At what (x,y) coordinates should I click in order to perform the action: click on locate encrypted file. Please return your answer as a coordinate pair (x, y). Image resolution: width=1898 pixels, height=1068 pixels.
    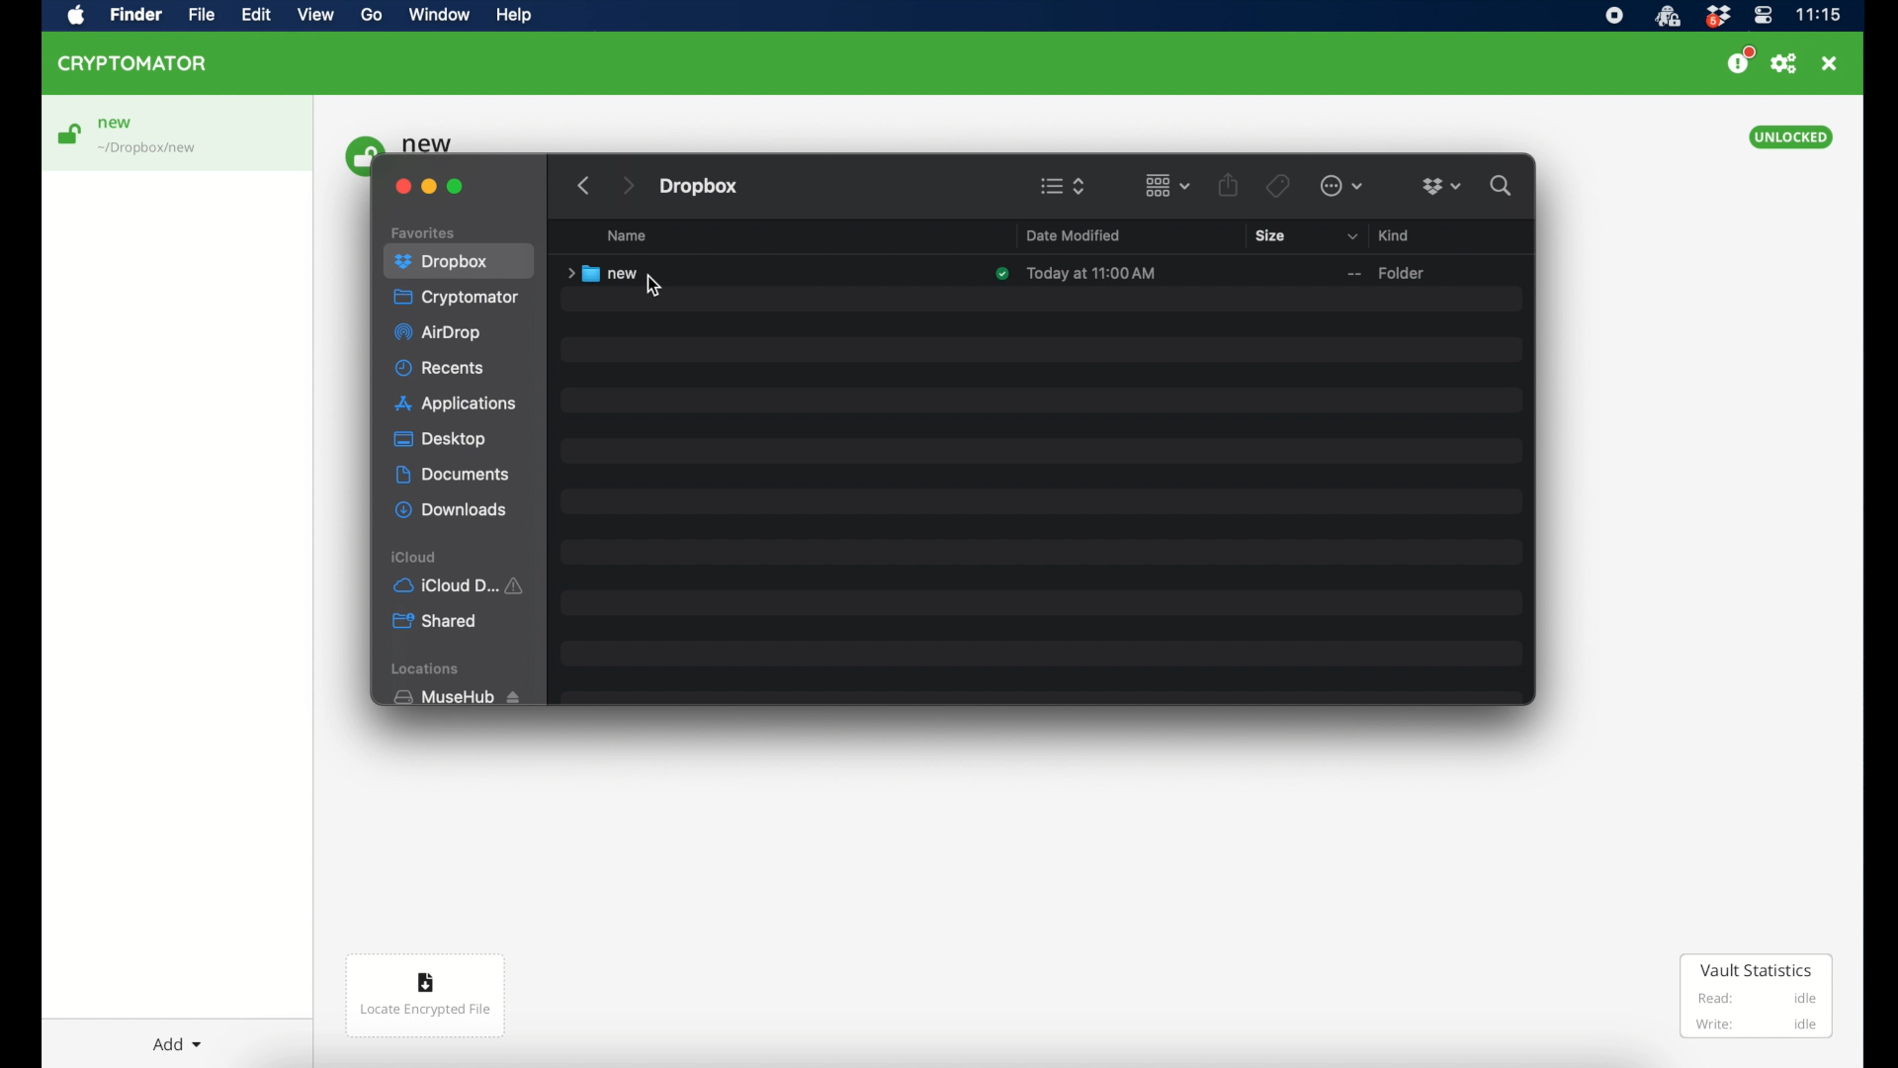
    Looking at the image, I should click on (426, 996).